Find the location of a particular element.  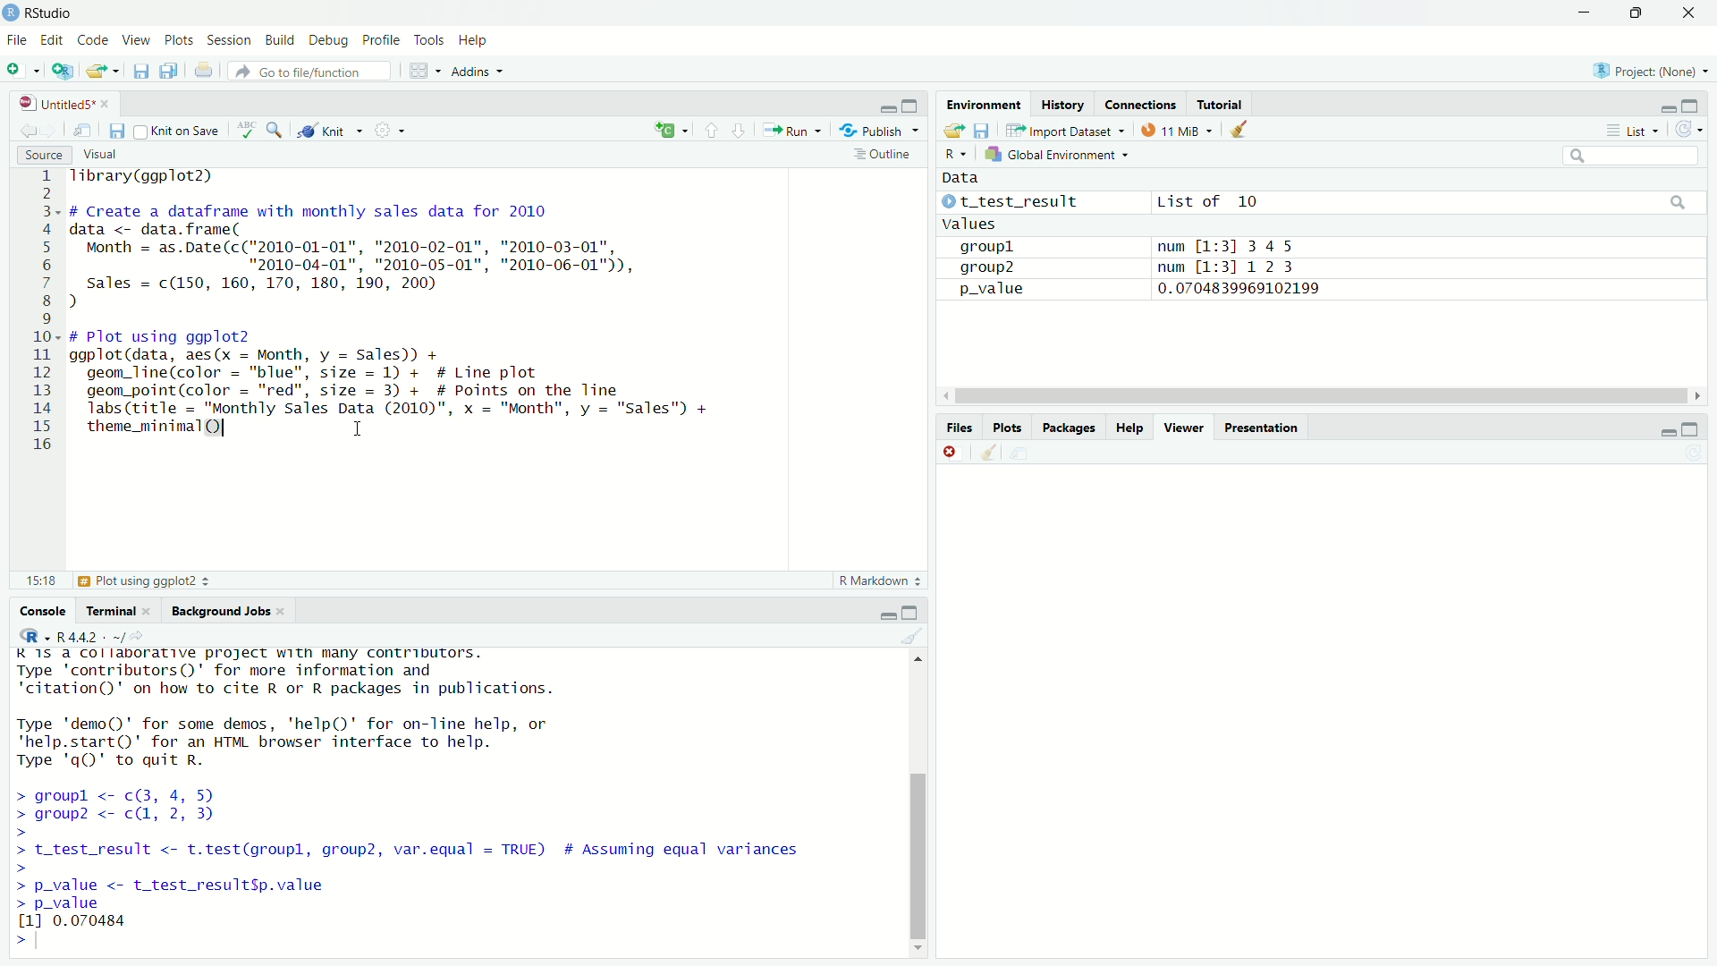

minimise is located at coordinates (1586, 13).